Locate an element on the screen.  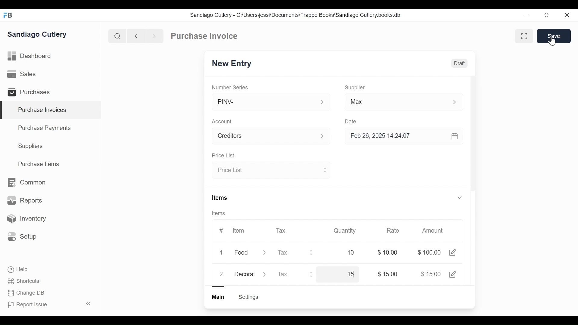
Frappe Books Desktop icon is located at coordinates (10, 16).